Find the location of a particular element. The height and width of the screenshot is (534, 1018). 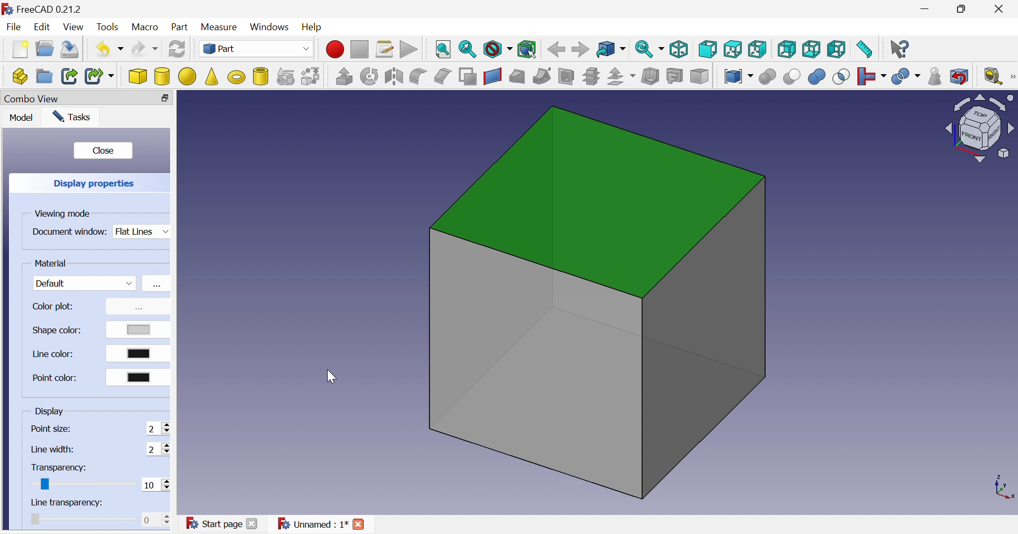

Section is located at coordinates (565, 76).